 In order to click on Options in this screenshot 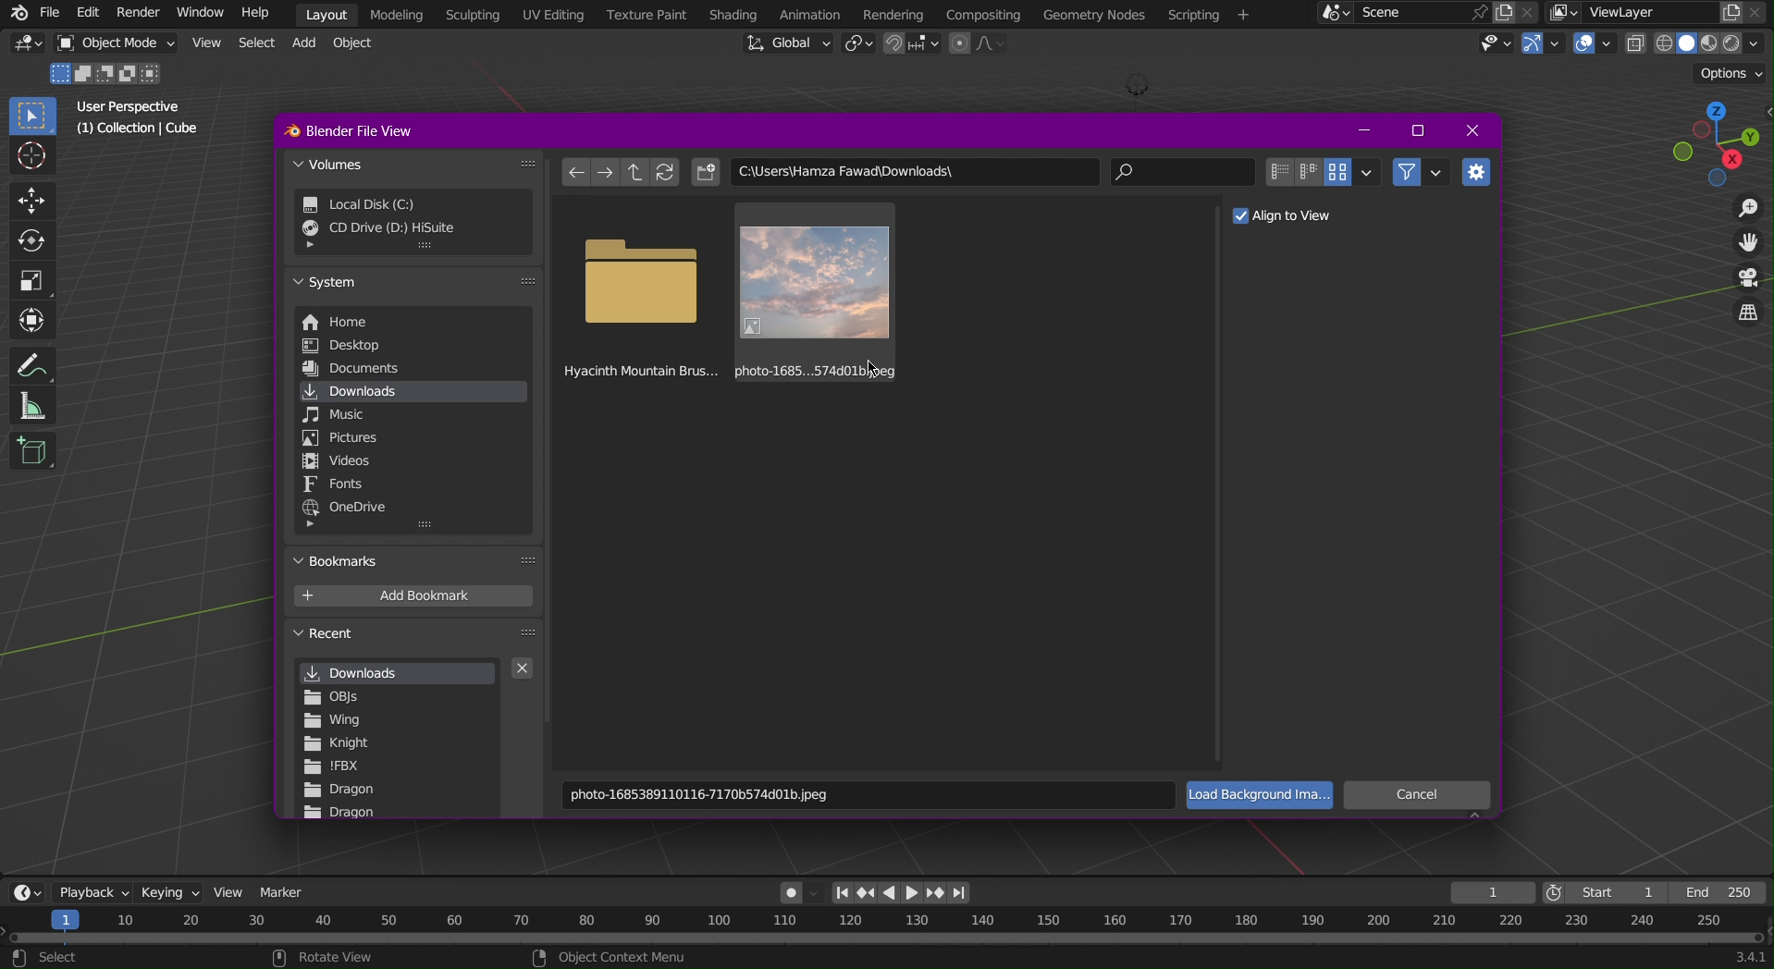, I will do `click(1729, 72)`.